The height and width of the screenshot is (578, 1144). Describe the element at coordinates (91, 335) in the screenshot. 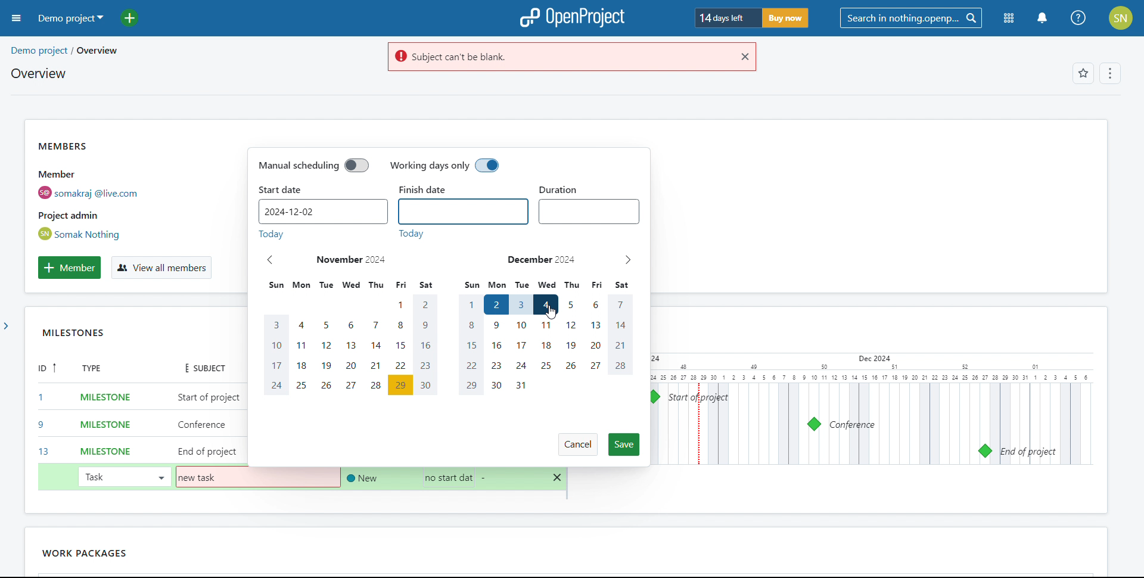

I see `MILESTONES` at that location.